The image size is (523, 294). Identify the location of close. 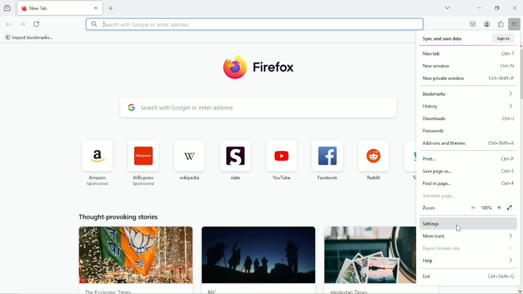
(96, 7).